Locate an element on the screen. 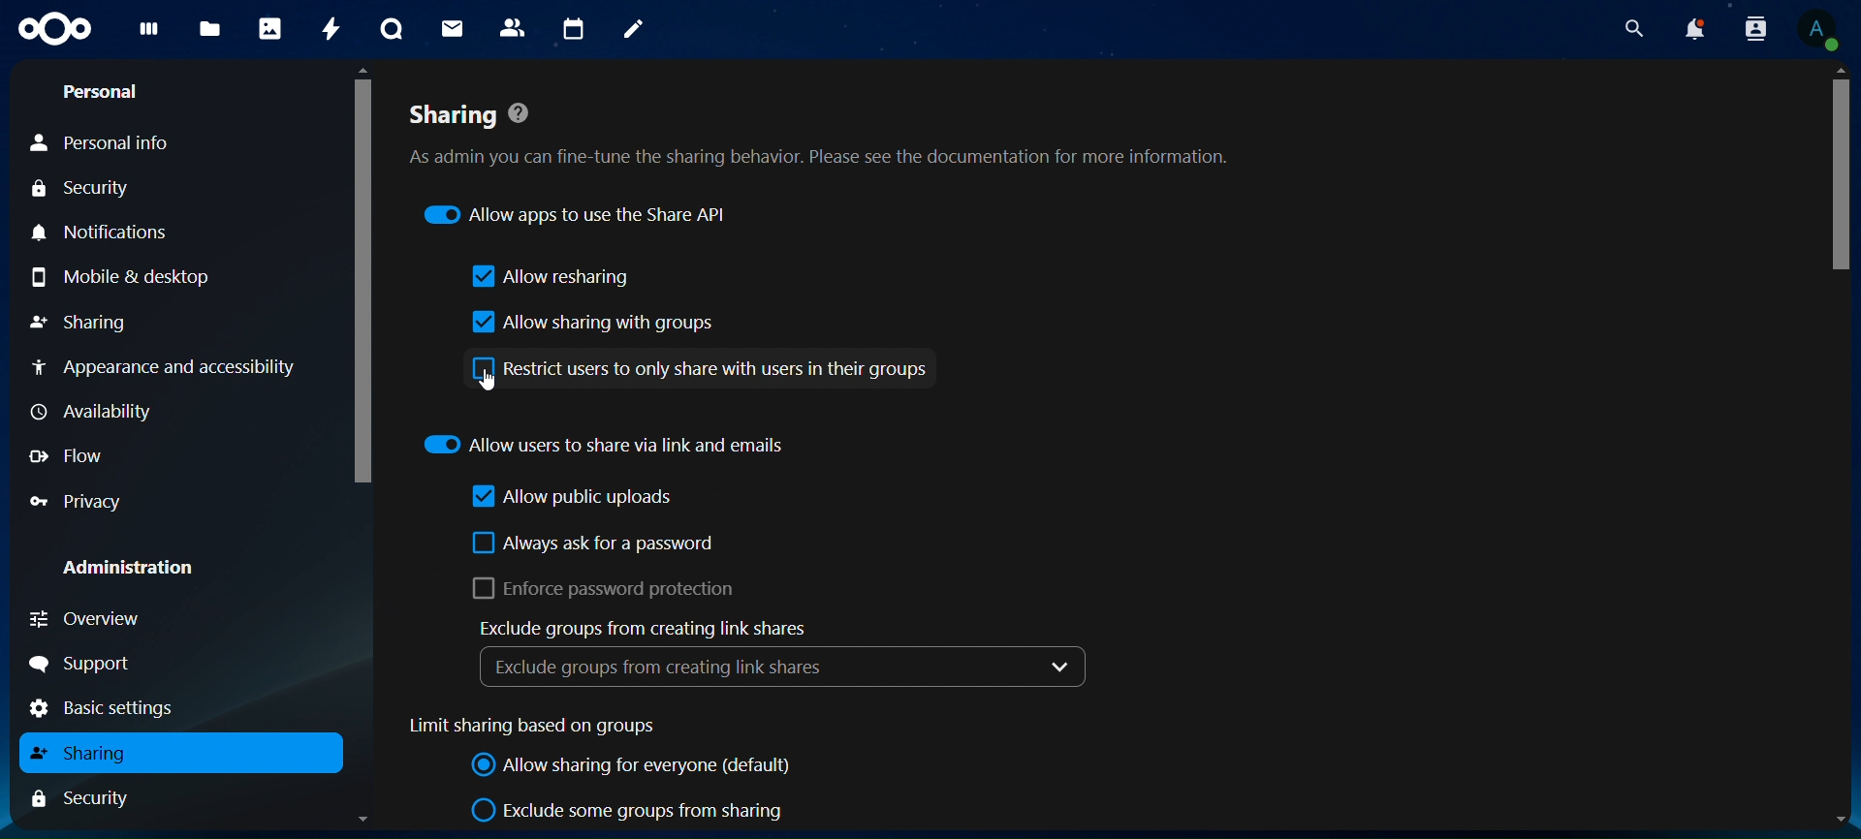 The height and width of the screenshot is (839, 1861). exclude some groups from sharing is located at coordinates (630, 811).